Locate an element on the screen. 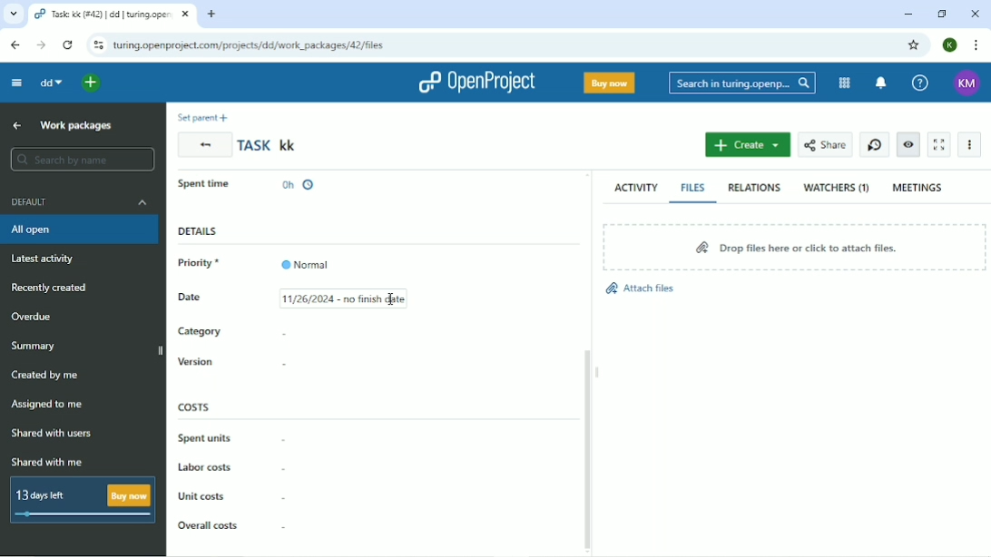 The width and height of the screenshot is (991, 557). Details is located at coordinates (198, 232).